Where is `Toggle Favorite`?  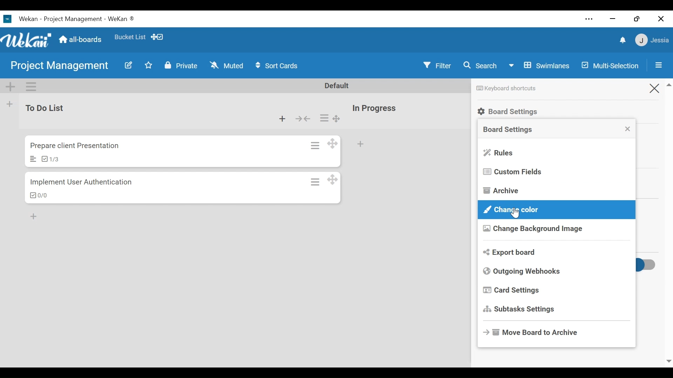
Toggle Favorite is located at coordinates (150, 65).